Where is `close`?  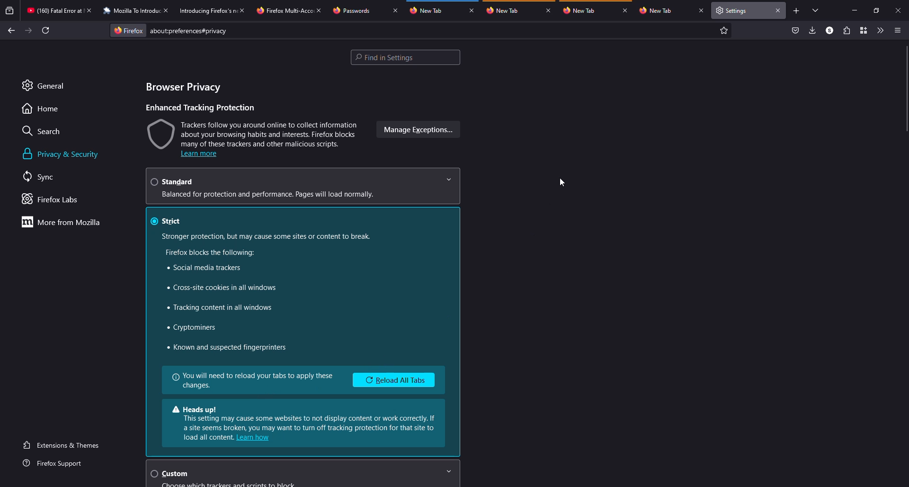
close is located at coordinates (472, 11).